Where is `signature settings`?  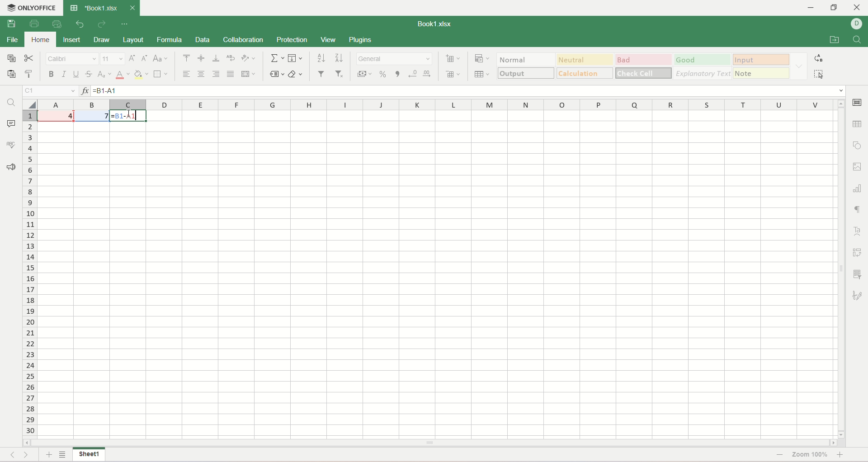
signature settings is located at coordinates (859, 296).